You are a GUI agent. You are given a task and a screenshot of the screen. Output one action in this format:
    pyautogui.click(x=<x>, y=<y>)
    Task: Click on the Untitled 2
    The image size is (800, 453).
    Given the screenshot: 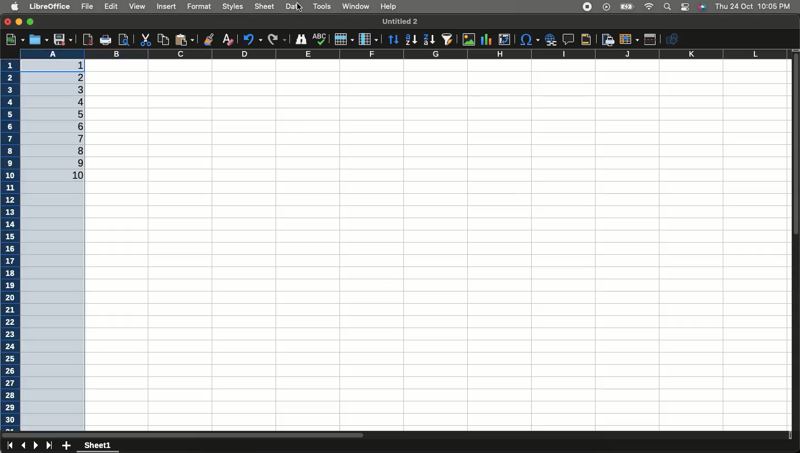 What is the action you would take?
    pyautogui.click(x=398, y=21)
    